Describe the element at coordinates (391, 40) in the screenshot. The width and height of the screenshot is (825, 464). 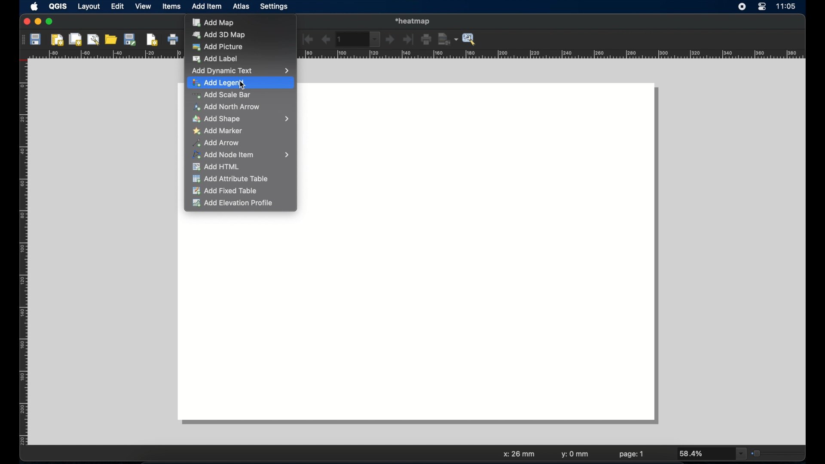
I see `next feature` at that location.